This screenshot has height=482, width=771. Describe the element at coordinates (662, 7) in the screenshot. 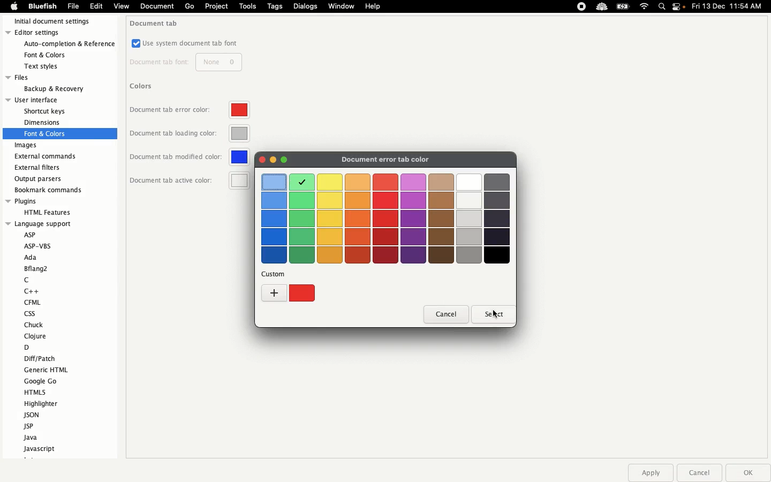

I see `Search` at that location.